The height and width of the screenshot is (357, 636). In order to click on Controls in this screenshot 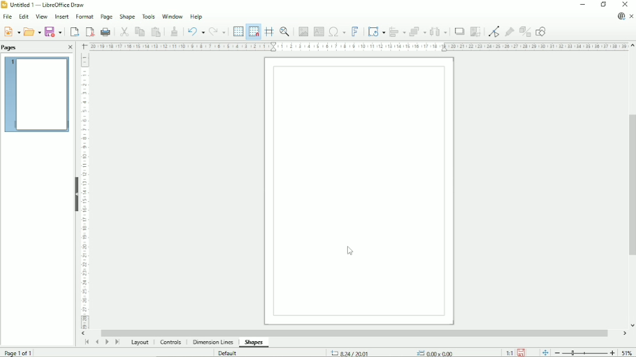, I will do `click(172, 343)`.